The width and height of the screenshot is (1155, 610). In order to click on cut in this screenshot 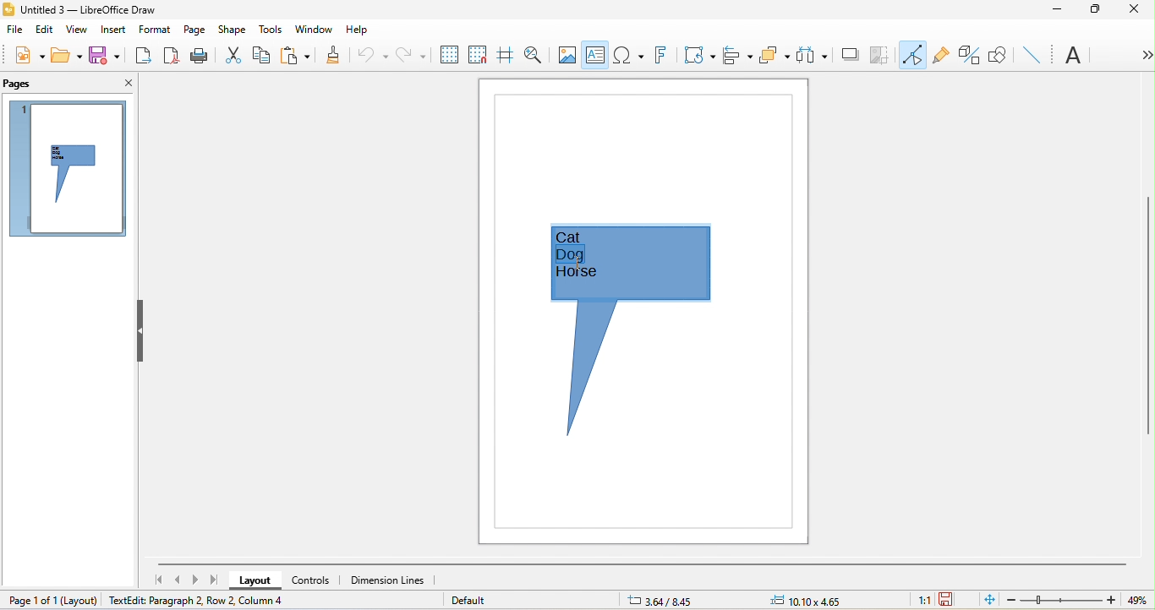, I will do `click(232, 55)`.